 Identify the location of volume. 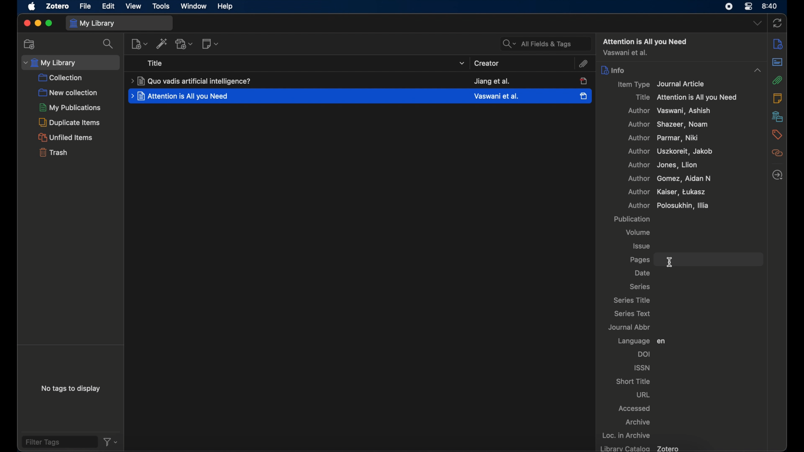
(639, 232).